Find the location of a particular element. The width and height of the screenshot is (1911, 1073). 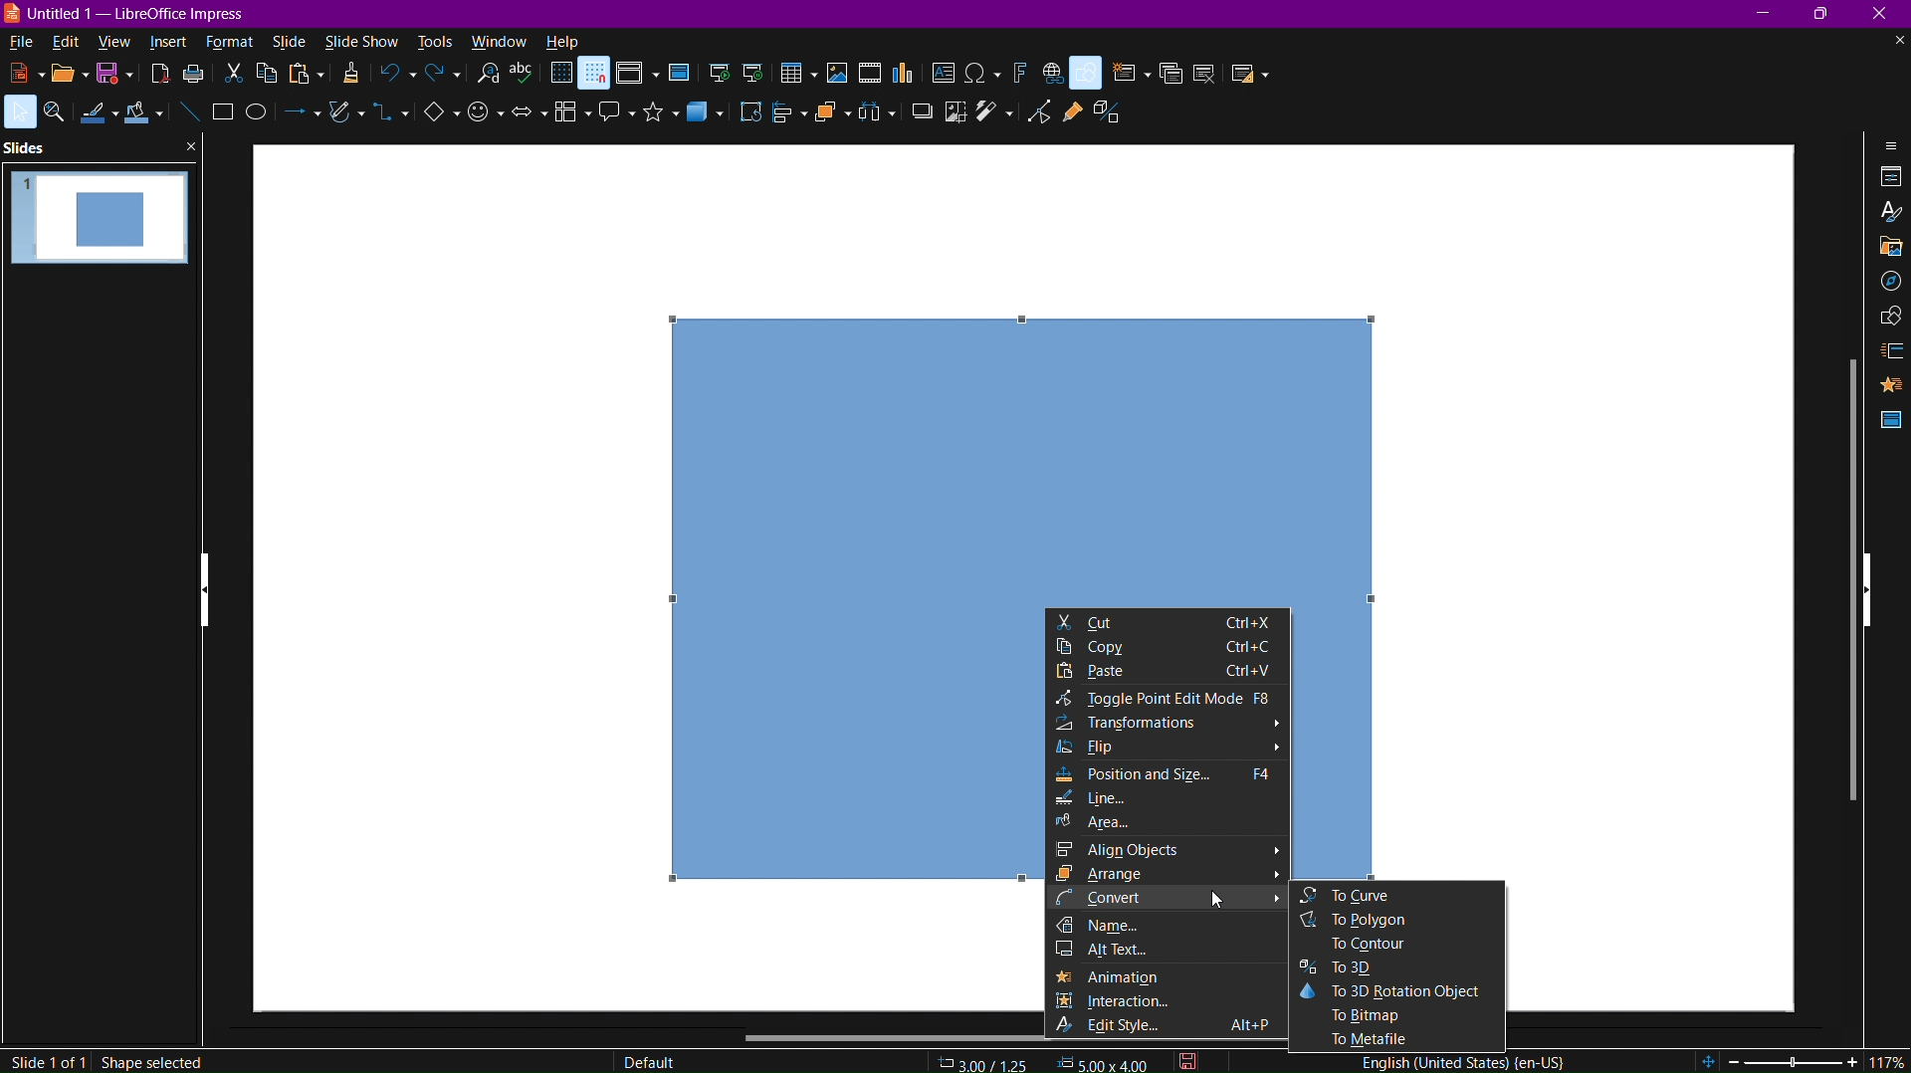

Minimize is located at coordinates (1765, 14).